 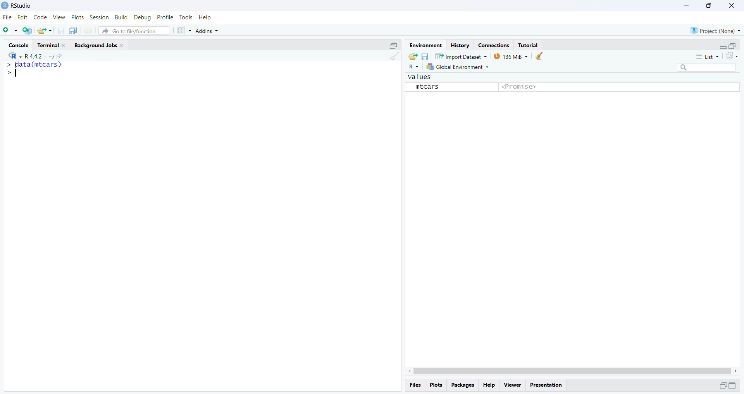 What do you see at coordinates (45, 31) in the screenshot?
I see `Open an existing file (Ctrl + O)` at bounding box center [45, 31].